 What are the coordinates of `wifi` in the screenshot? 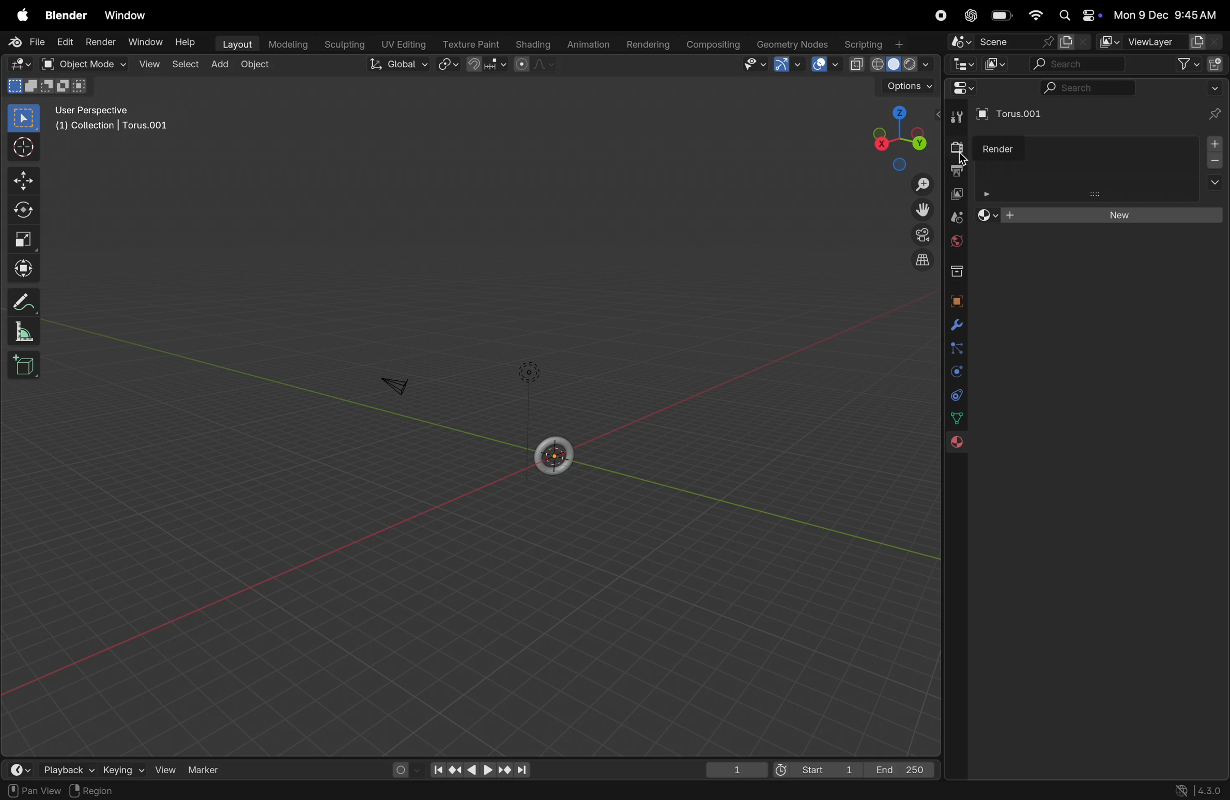 It's located at (1037, 16).